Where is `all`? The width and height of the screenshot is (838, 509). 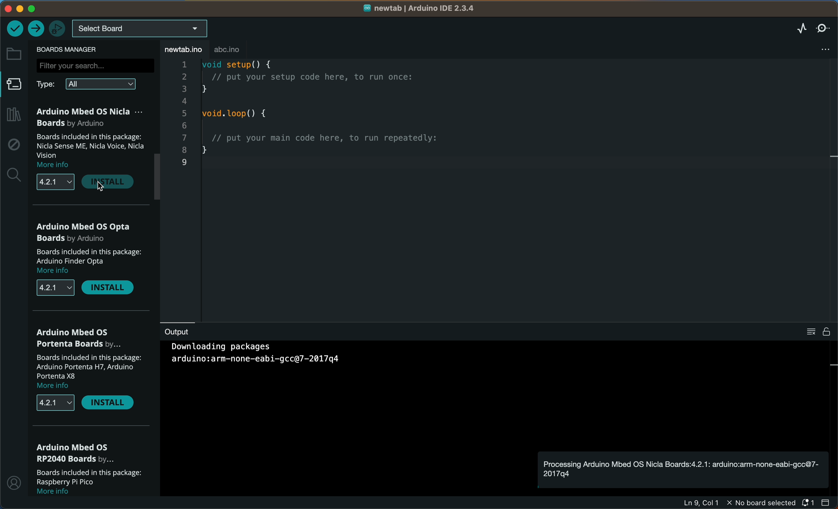 all is located at coordinates (100, 85).